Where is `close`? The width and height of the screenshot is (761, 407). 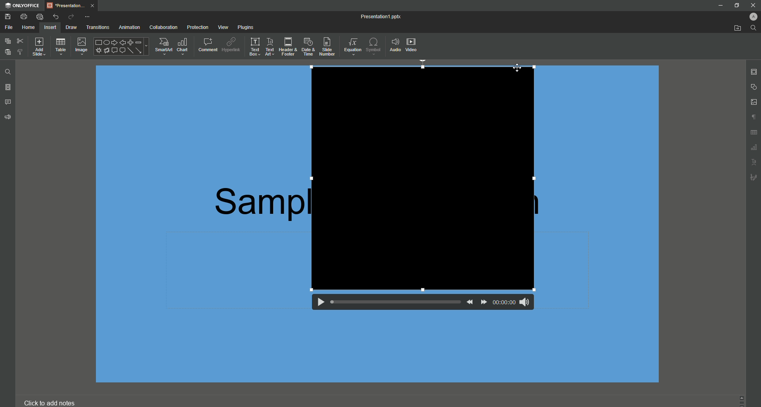
close is located at coordinates (753, 5).